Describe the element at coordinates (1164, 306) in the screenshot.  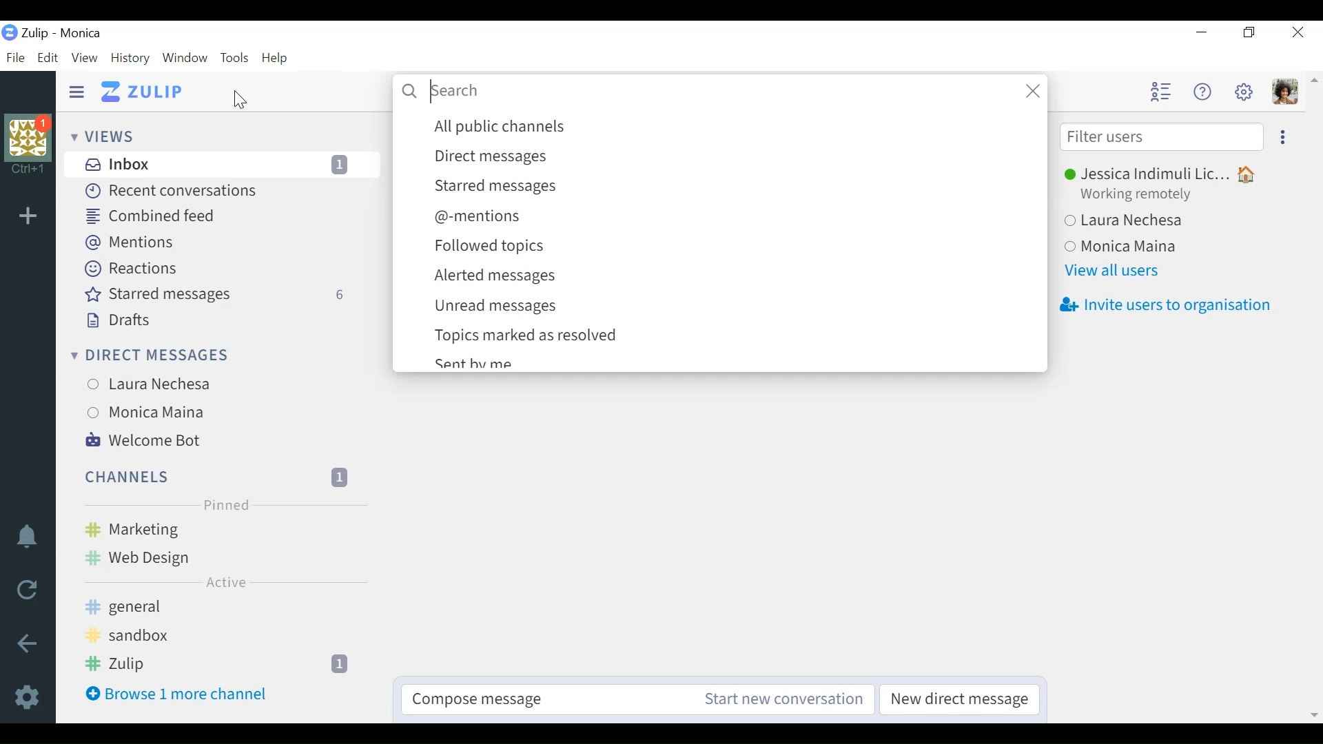
I see `Invite users to organisation` at that location.